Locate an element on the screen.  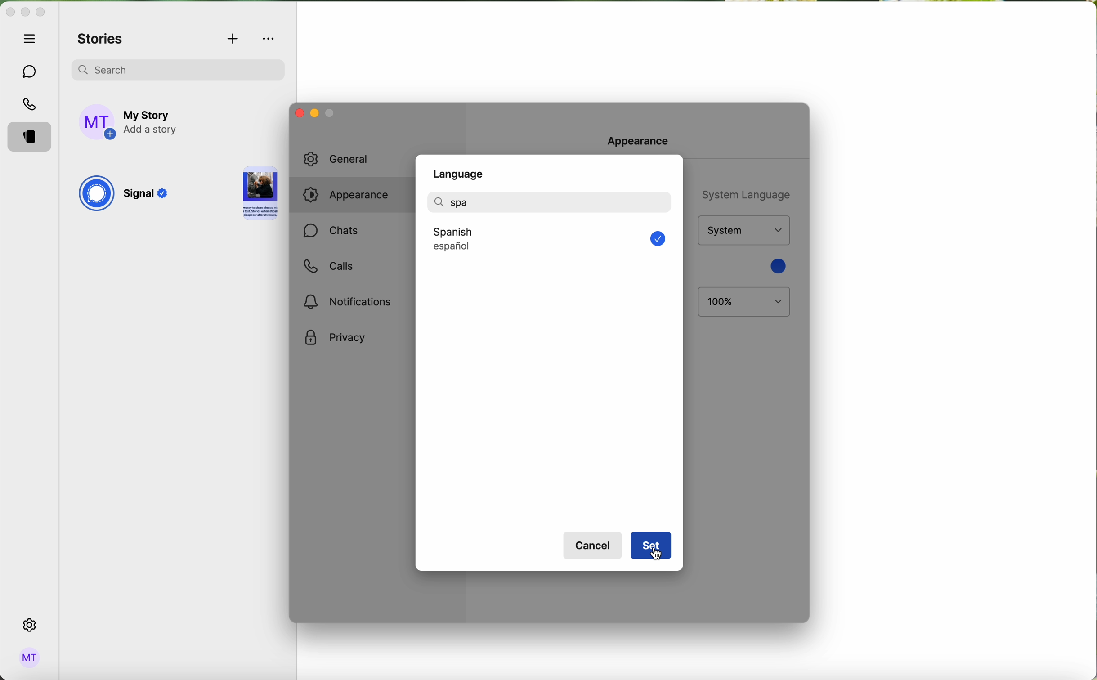
stories is located at coordinates (32, 138).